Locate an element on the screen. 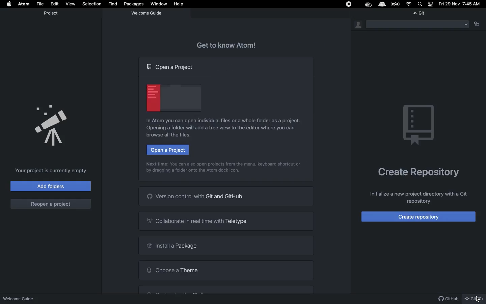 Image resolution: width=486 pixels, height=304 pixels. Welcome guide is located at coordinates (147, 13).